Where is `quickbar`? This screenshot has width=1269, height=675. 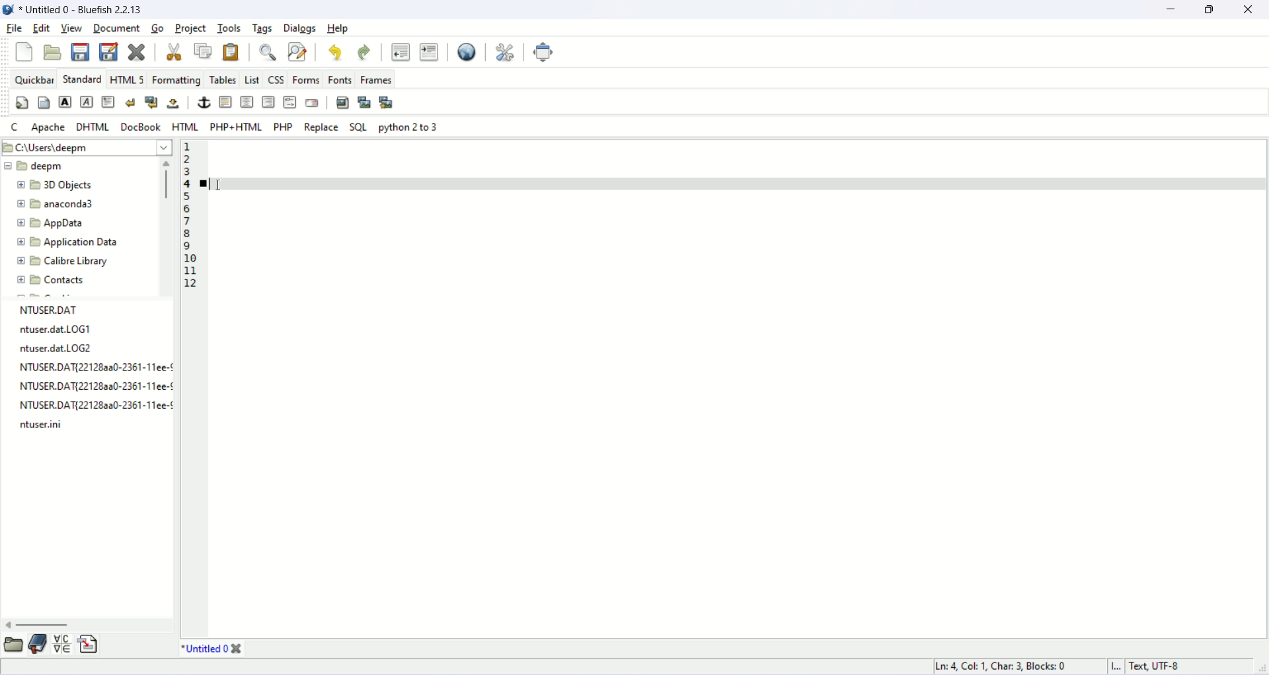 quickbar is located at coordinates (35, 79).